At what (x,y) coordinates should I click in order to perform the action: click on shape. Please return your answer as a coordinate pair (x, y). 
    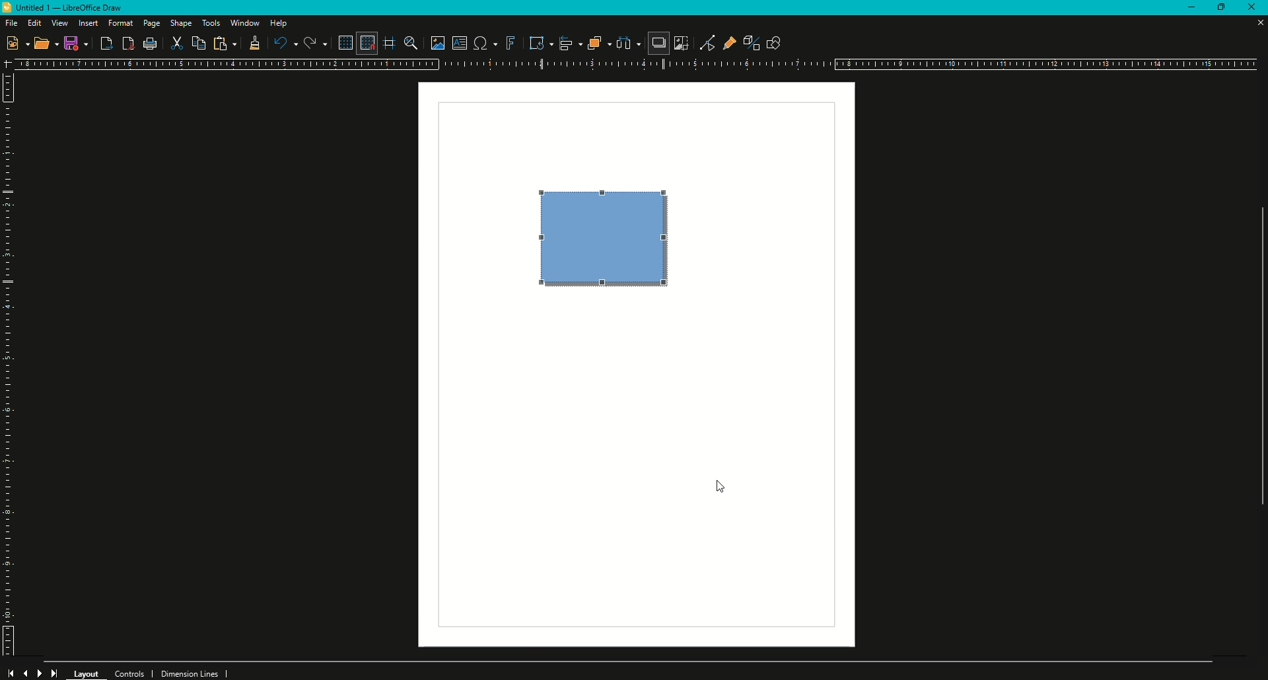
    Looking at the image, I should click on (605, 238).